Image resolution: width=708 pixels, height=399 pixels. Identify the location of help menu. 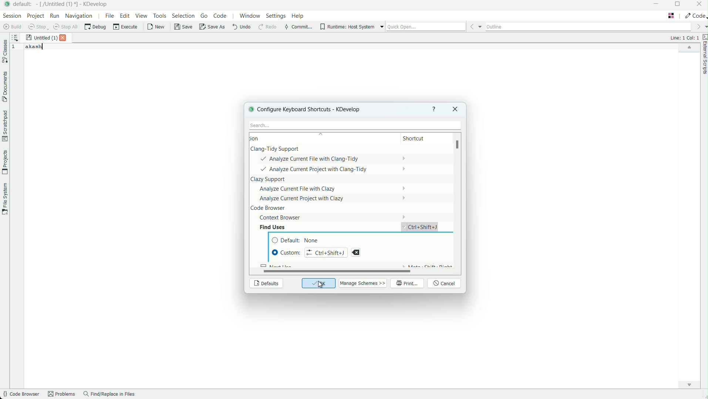
(299, 17).